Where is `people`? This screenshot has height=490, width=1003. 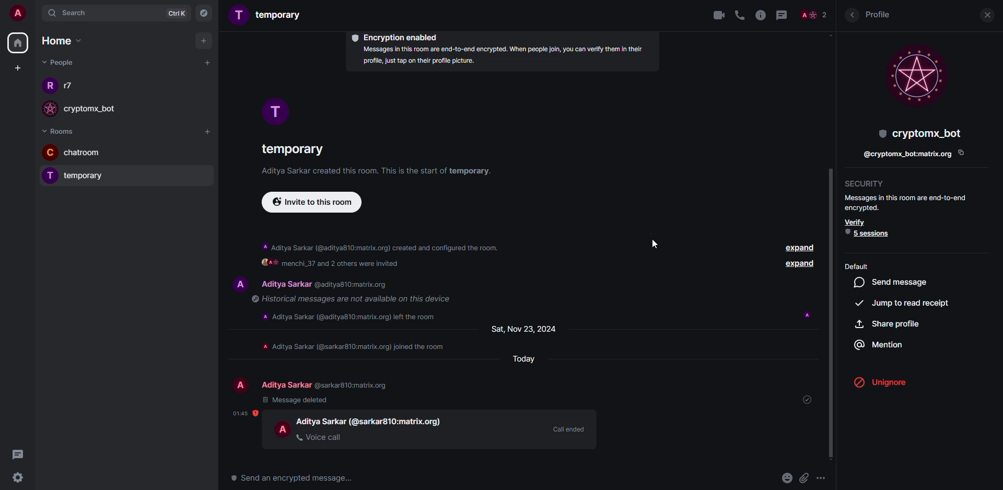 people is located at coordinates (328, 285).